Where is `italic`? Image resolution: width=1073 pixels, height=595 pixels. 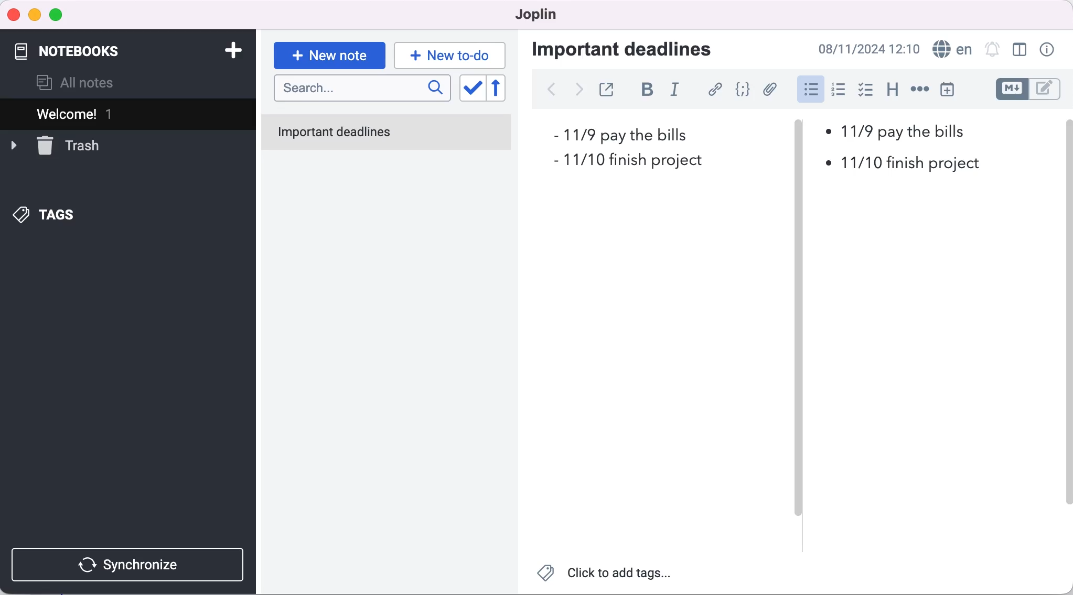 italic is located at coordinates (674, 91).